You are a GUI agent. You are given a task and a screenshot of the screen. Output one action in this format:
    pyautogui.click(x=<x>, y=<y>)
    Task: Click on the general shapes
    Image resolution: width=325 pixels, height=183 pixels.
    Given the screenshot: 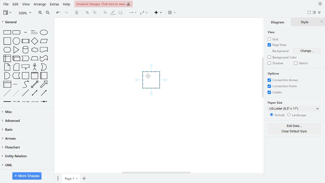 What is the action you would take?
    pyautogui.click(x=43, y=32)
    